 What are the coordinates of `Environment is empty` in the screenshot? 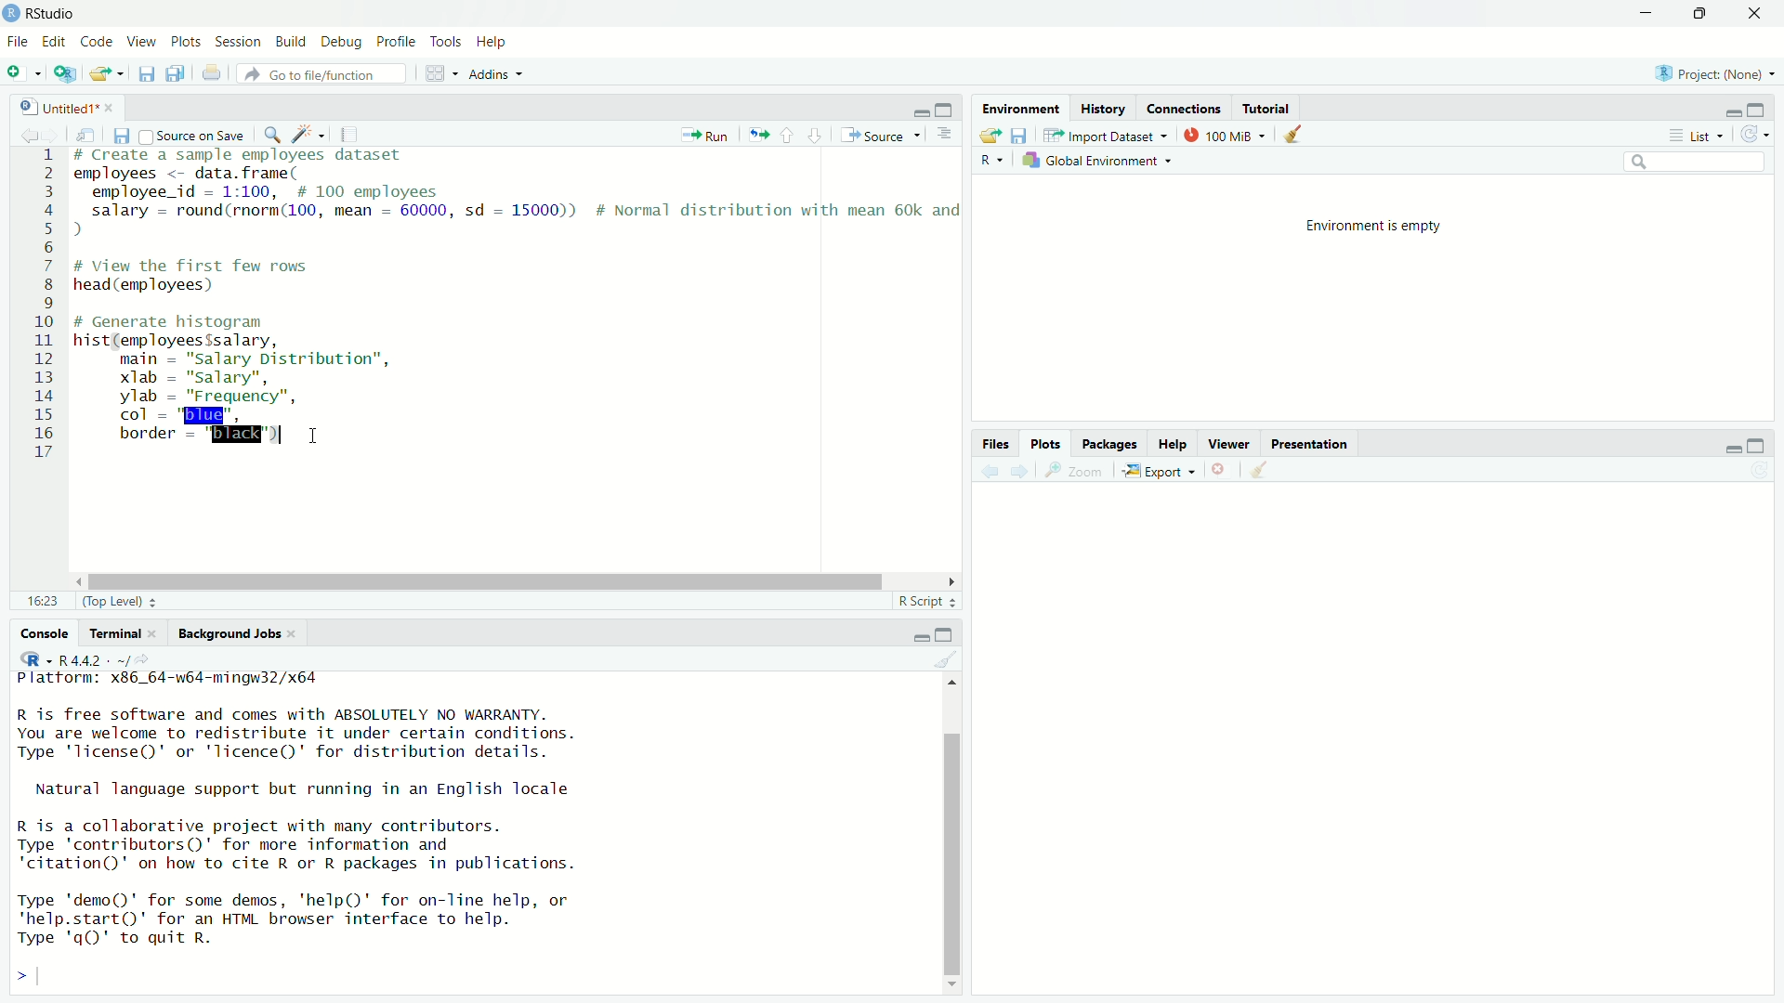 It's located at (1371, 228).